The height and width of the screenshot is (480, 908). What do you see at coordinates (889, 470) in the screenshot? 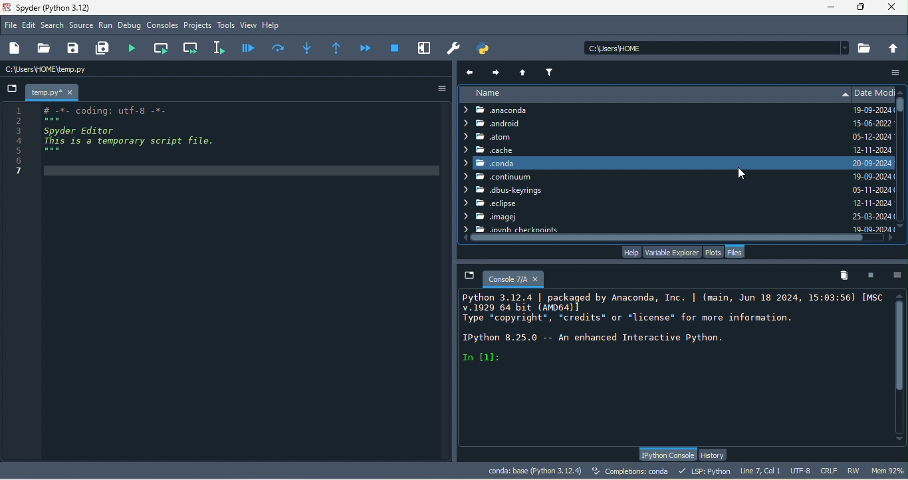
I see `men 91%` at bounding box center [889, 470].